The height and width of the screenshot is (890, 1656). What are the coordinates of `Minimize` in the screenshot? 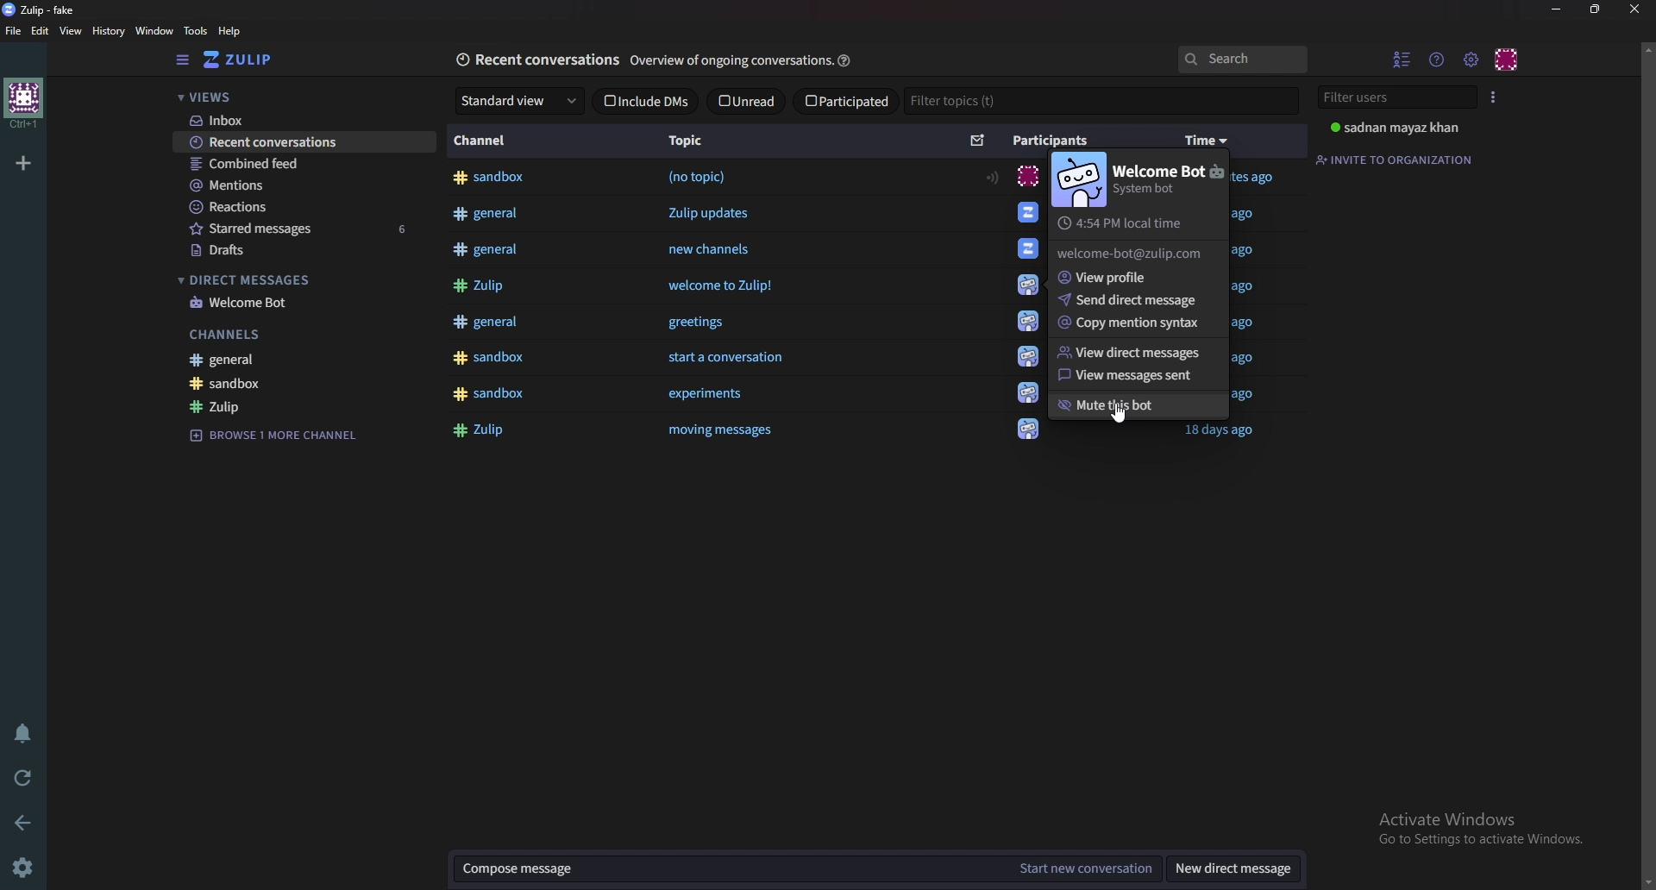 It's located at (1559, 9).